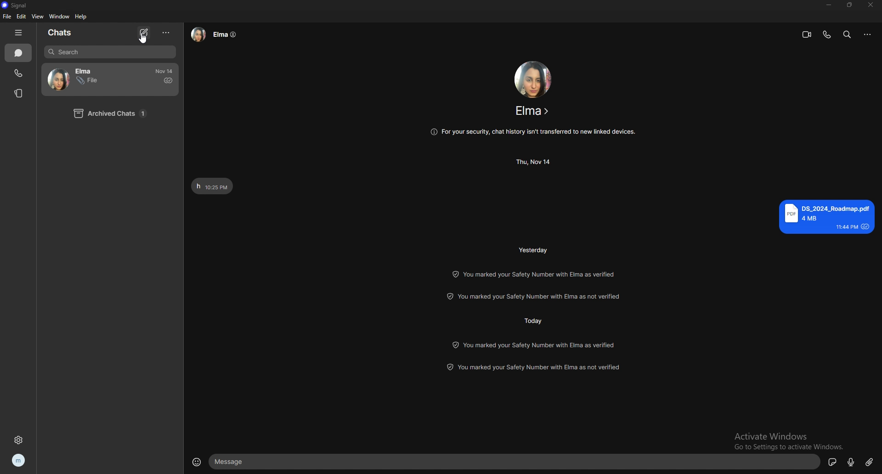  What do you see at coordinates (535, 344) in the screenshot?
I see `update` at bounding box center [535, 344].